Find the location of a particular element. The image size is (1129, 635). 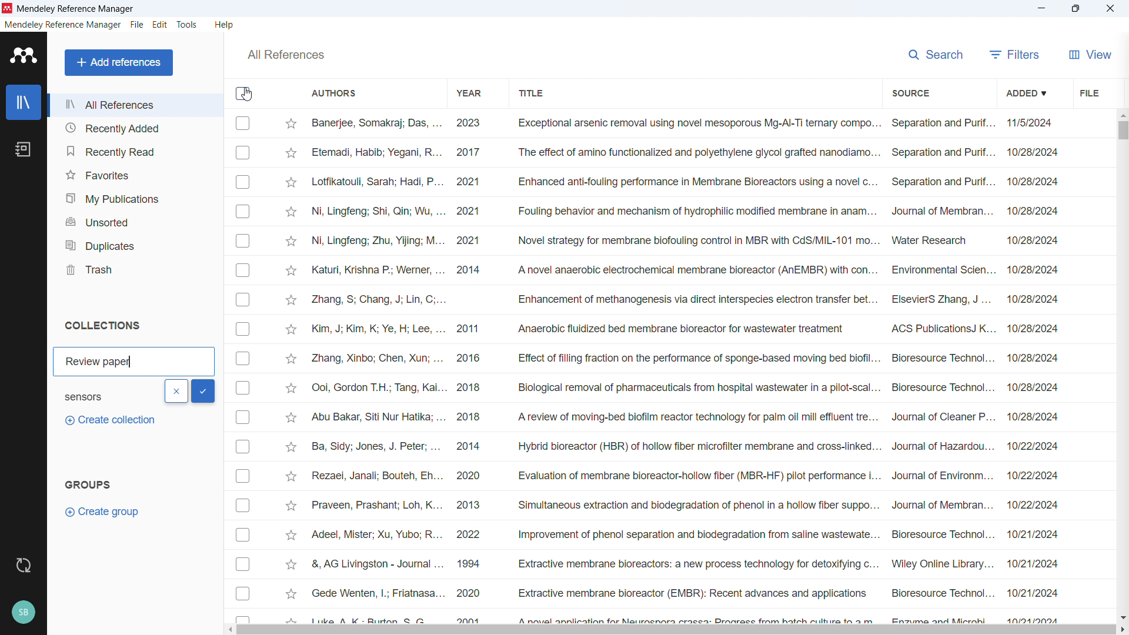

Star mark respective publication is located at coordinates (290, 564).